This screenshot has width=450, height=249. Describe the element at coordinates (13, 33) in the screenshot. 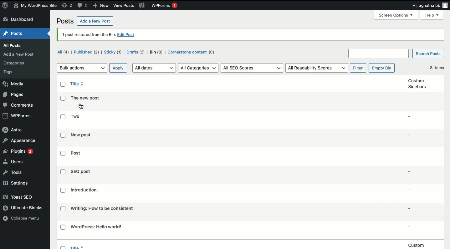

I see `Posts` at that location.